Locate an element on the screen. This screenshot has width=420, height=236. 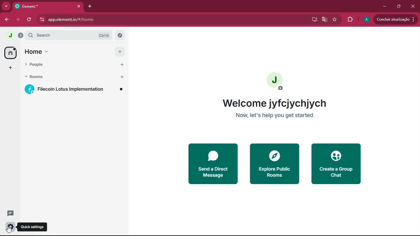
home is located at coordinates (37, 51).